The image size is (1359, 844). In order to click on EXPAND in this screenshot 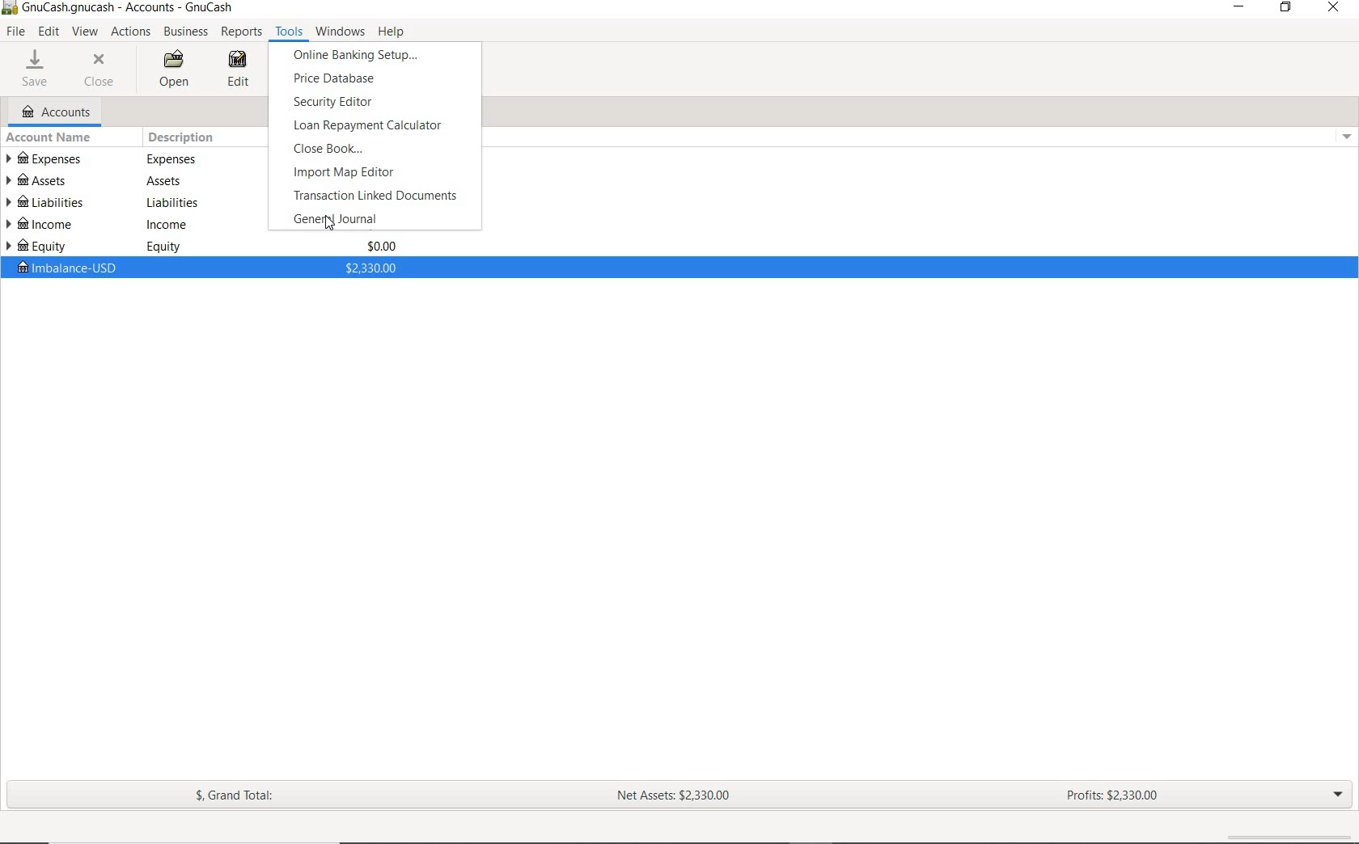, I will do `click(1339, 798)`.